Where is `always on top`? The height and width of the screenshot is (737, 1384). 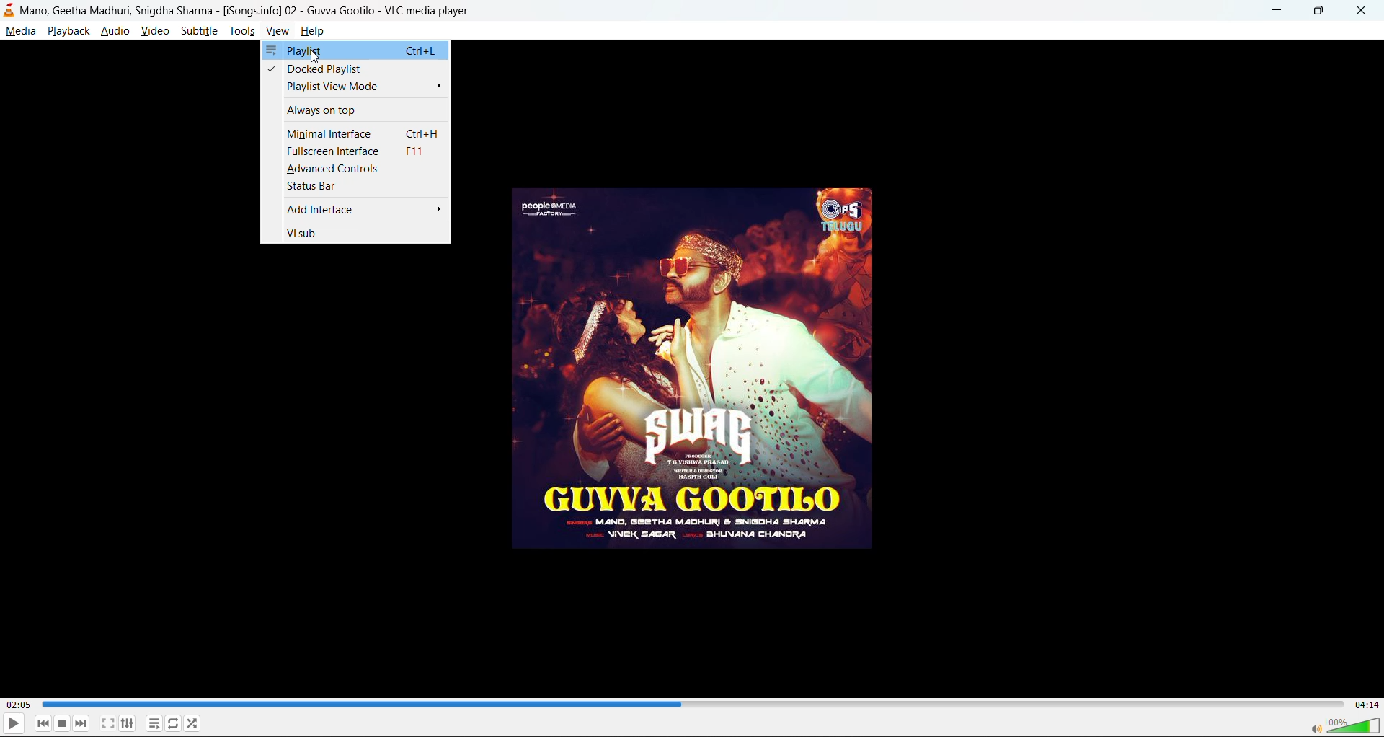 always on top is located at coordinates (355, 112).